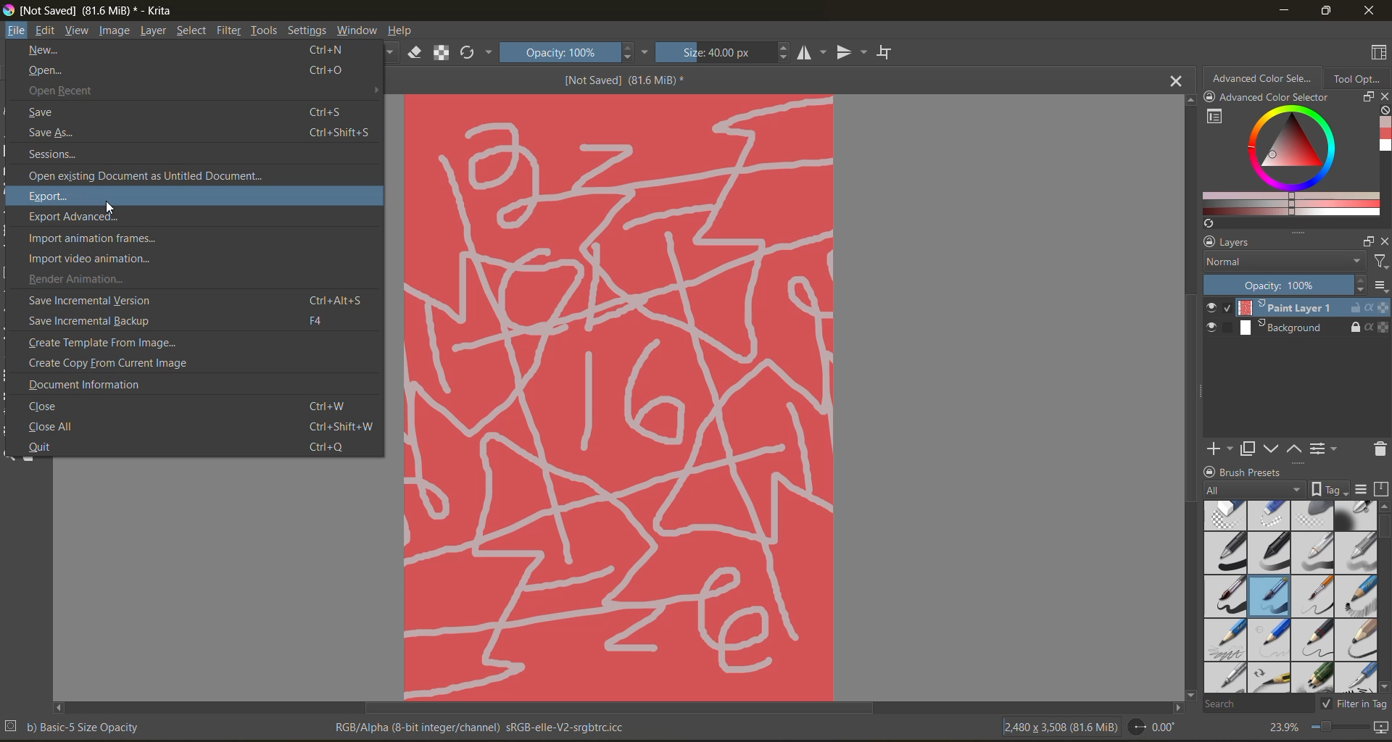 The width and height of the screenshot is (1392, 742). I want to click on layers, so click(1287, 243).